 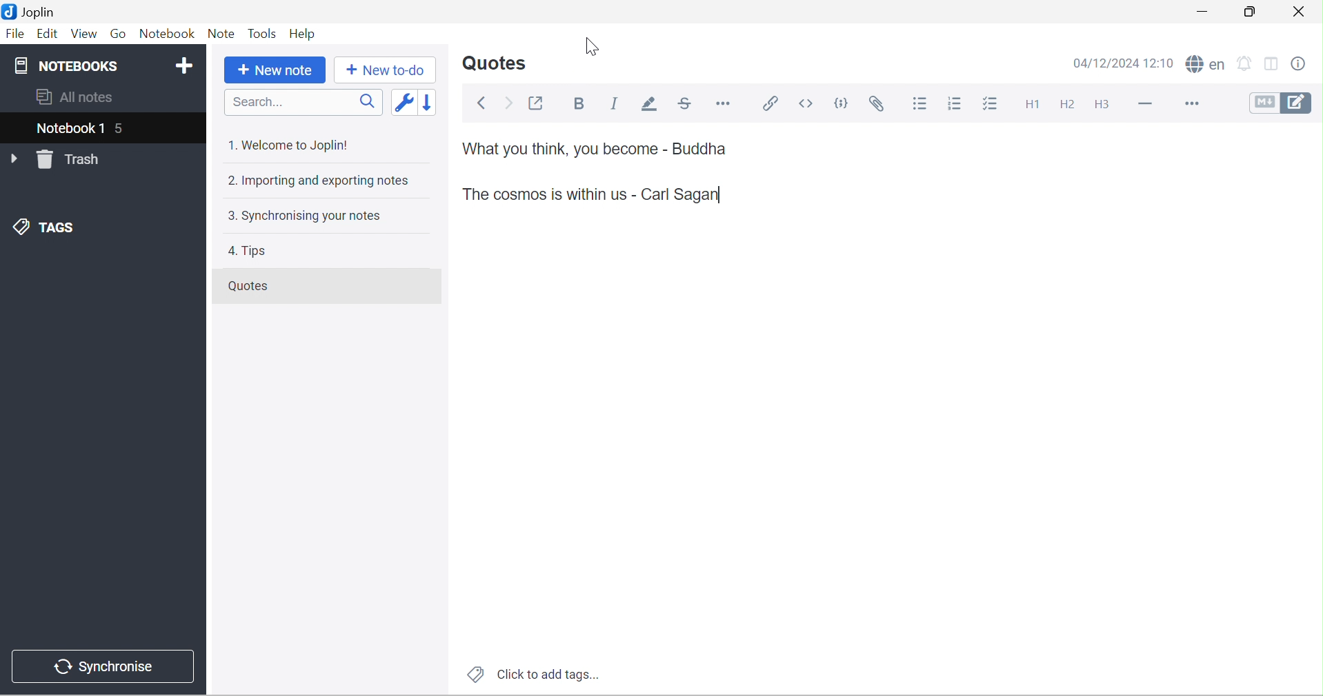 What do you see at coordinates (123, 127) in the screenshot?
I see `5` at bounding box center [123, 127].